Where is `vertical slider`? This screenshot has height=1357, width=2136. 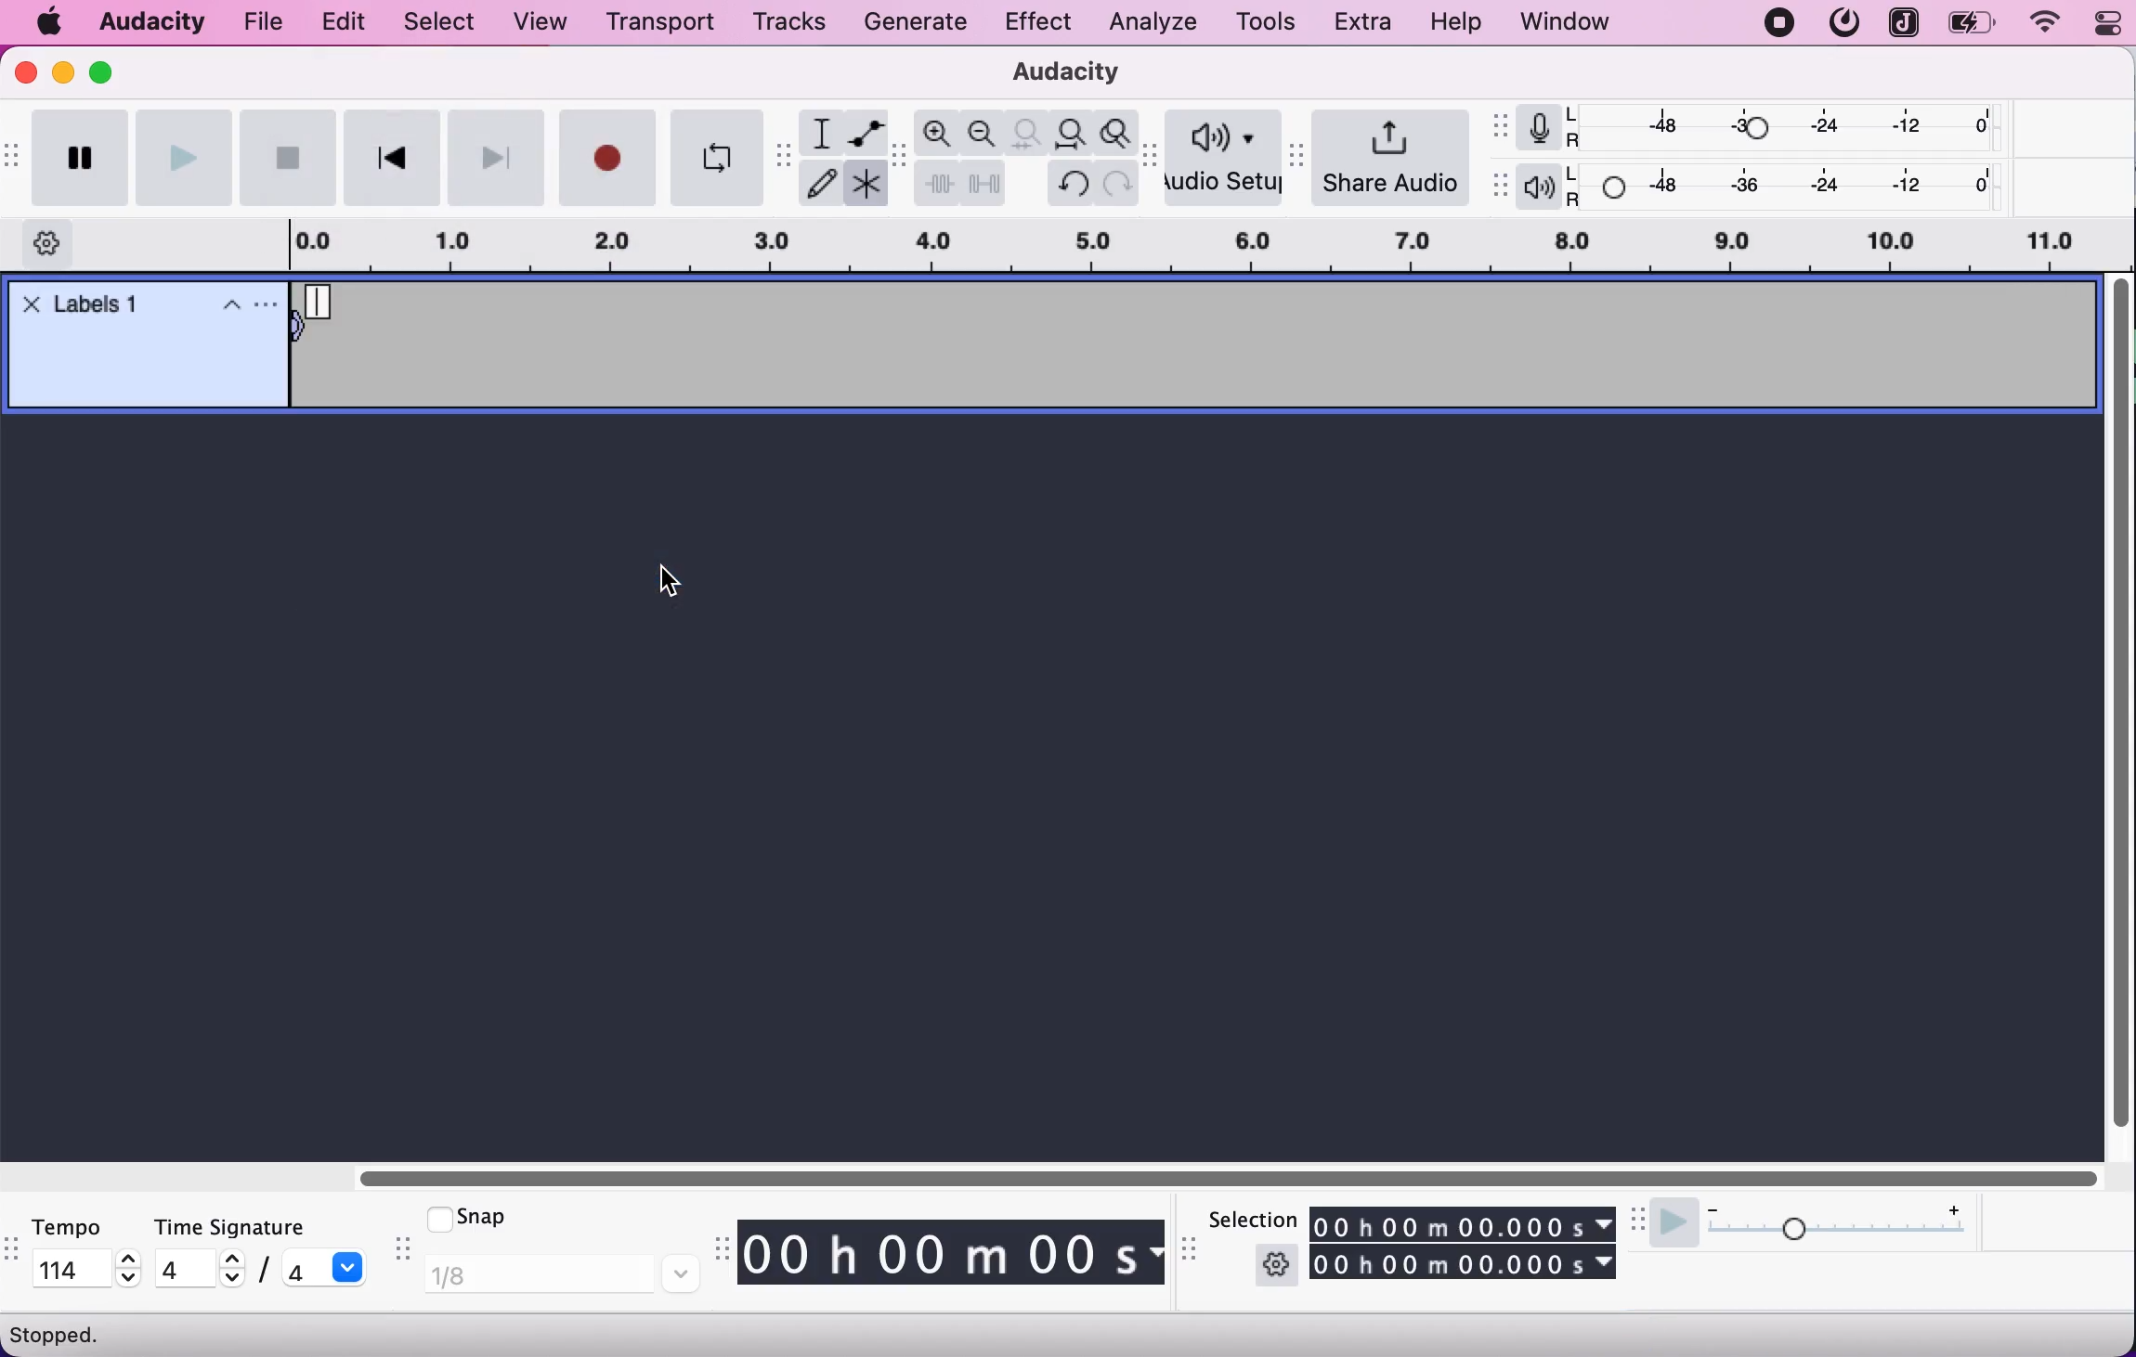 vertical slider is located at coordinates (2118, 706).